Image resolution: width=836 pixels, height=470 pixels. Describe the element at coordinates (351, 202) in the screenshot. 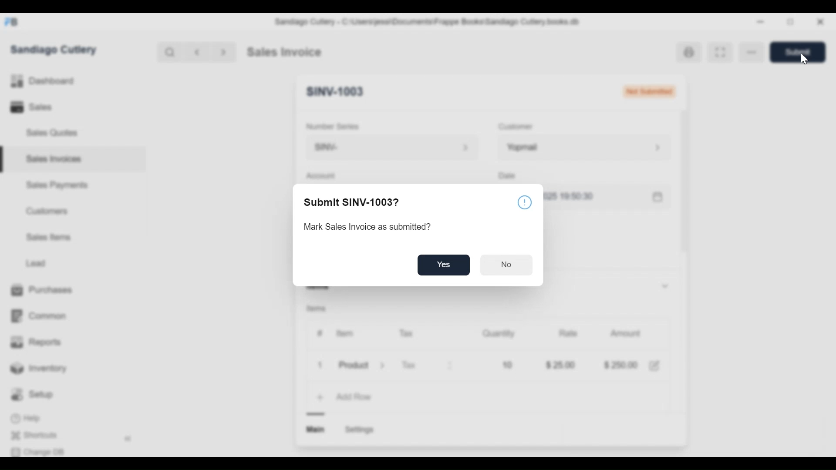

I see `Submit SINV-1003?` at that location.